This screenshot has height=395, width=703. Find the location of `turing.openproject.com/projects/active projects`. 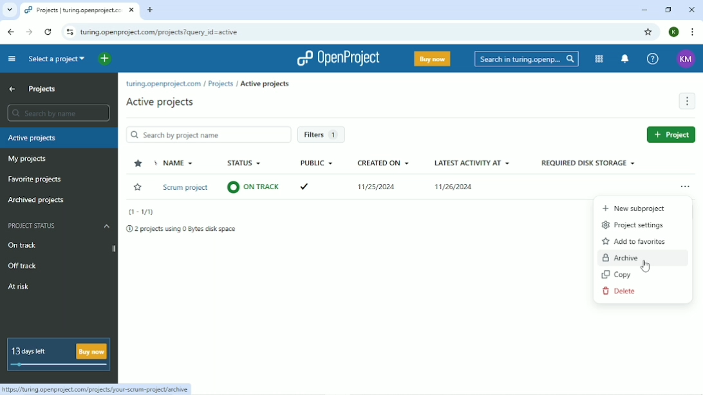

turing.openproject.com/projects/active projects is located at coordinates (212, 83).